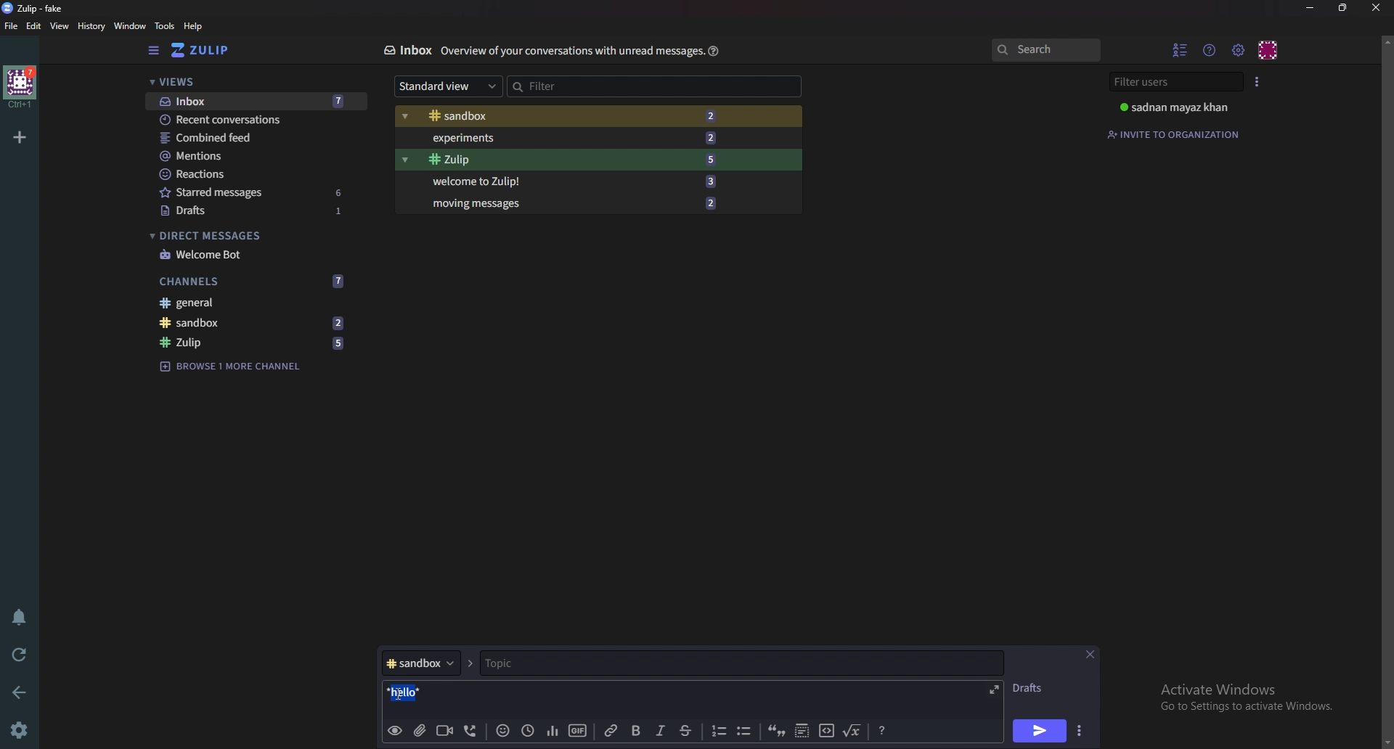 This screenshot has width=1394, height=749. What do you see at coordinates (251, 282) in the screenshot?
I see `Channels 7` at bounding box center [251, 282].